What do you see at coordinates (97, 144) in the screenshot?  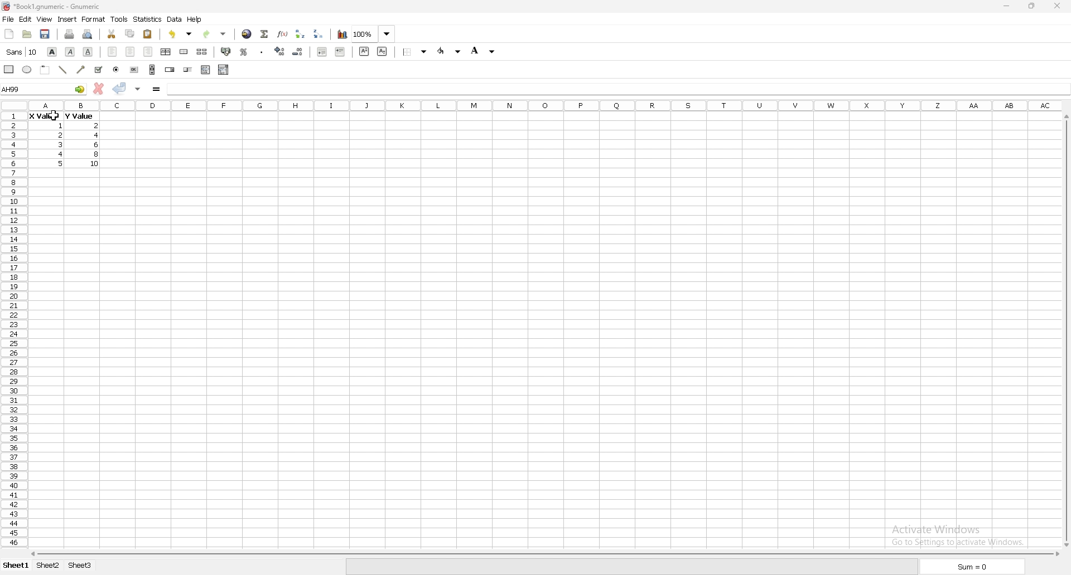 I see `value` at bounding box center [97, 144].